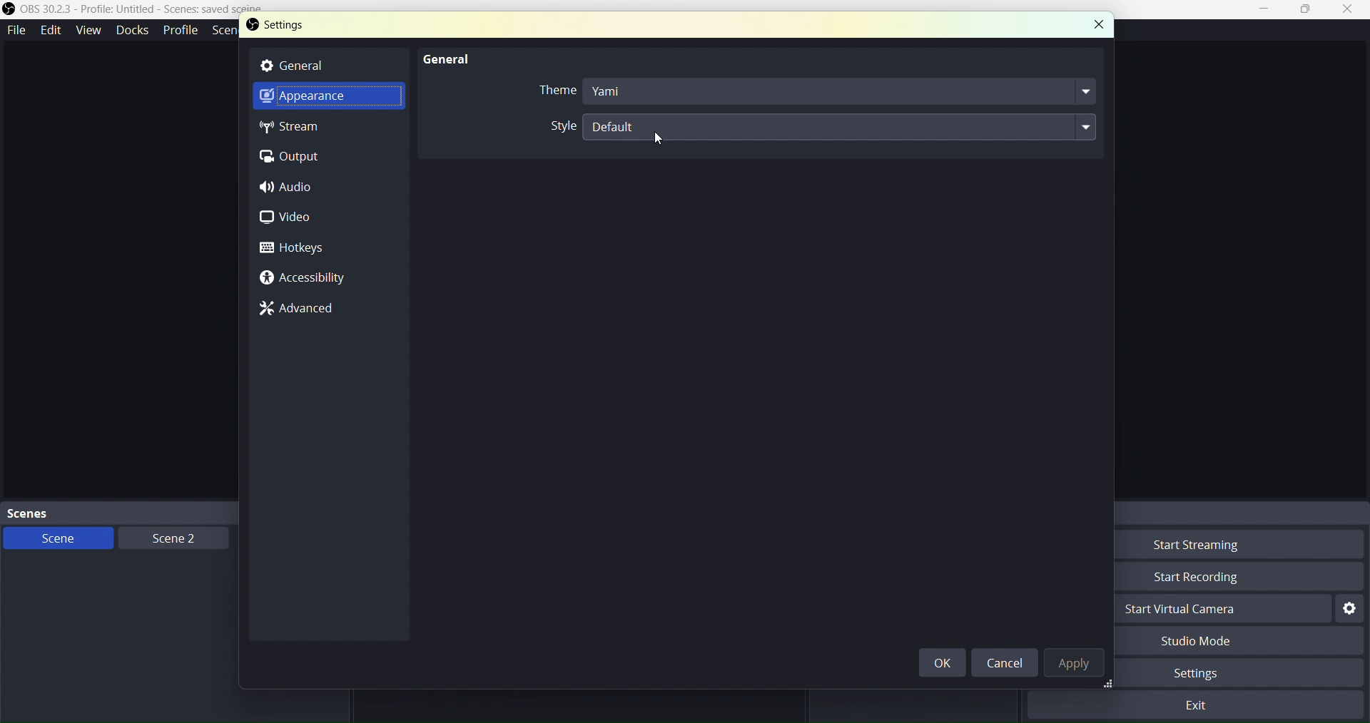 The image size is (1370, 723). I want to click on Minimize, so click(1269, 9).